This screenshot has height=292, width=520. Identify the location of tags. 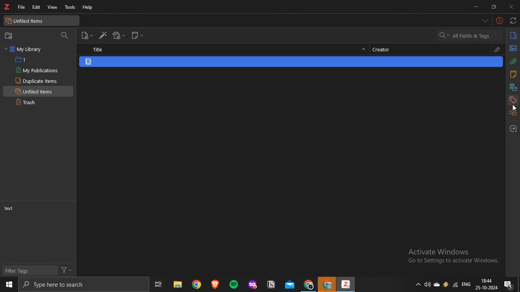
(513, 100).